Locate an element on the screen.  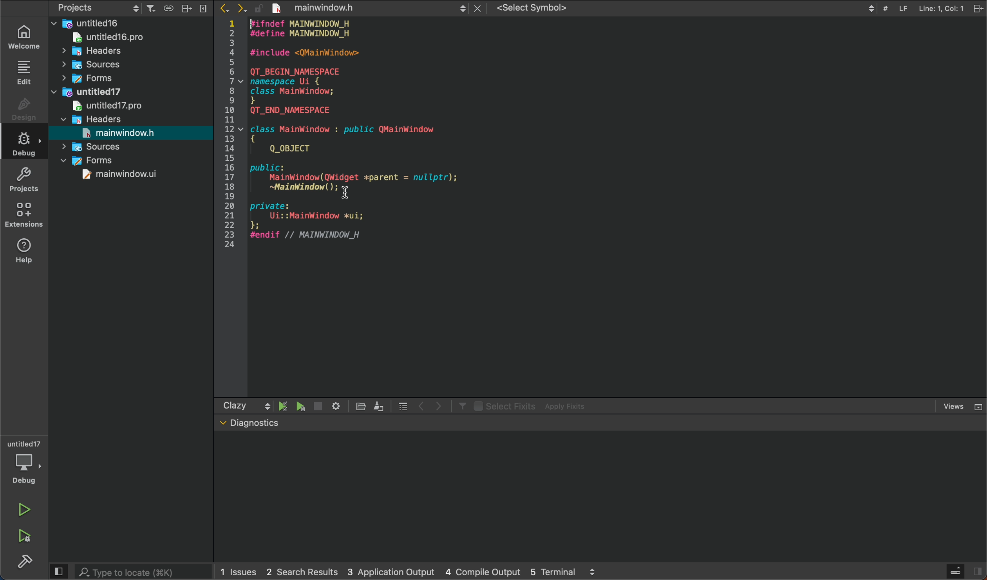
1 Issues is located at coordinates (236, 572).